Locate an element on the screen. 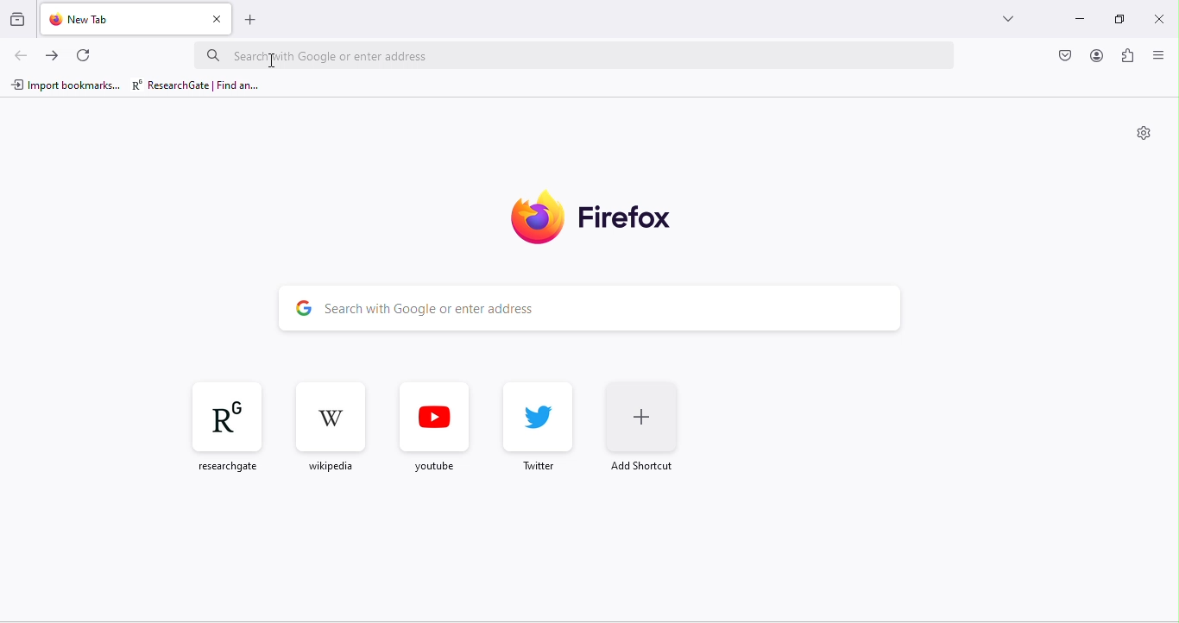 This screenshot has height=623, width=1179. new tab is located at coordinates (105, 18).